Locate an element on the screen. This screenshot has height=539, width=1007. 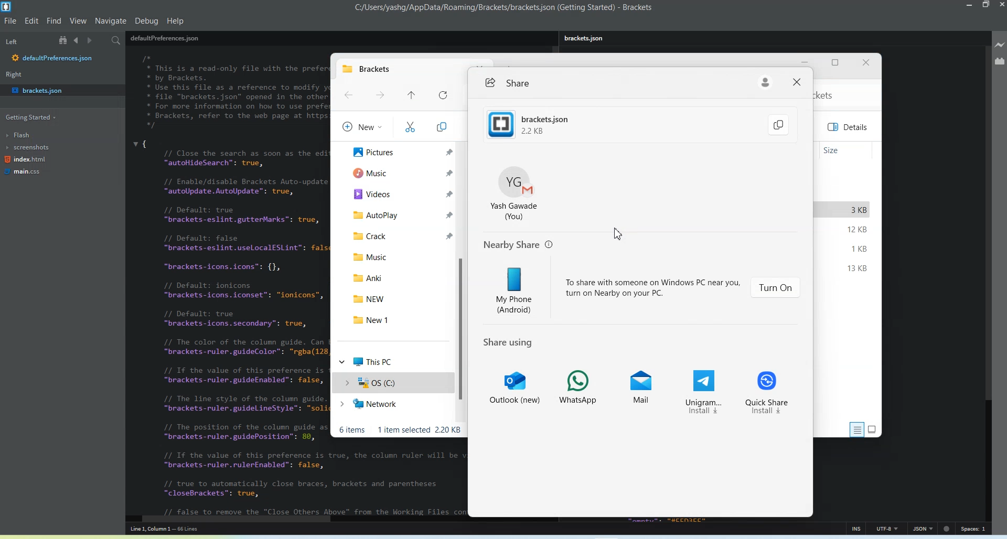
Account is located at coordinates (766, 82).